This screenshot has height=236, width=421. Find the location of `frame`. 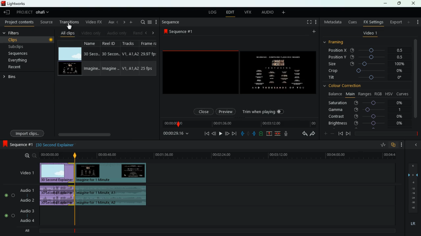

frame is located at coordinates (148, 58).